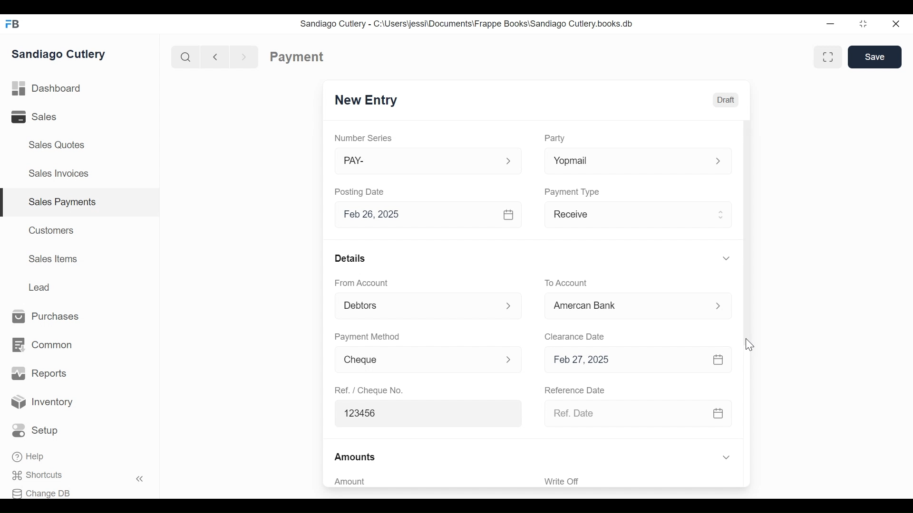  Describe the element at coordinates (726, 458) in the screenshot. I see `Expand` at that location.